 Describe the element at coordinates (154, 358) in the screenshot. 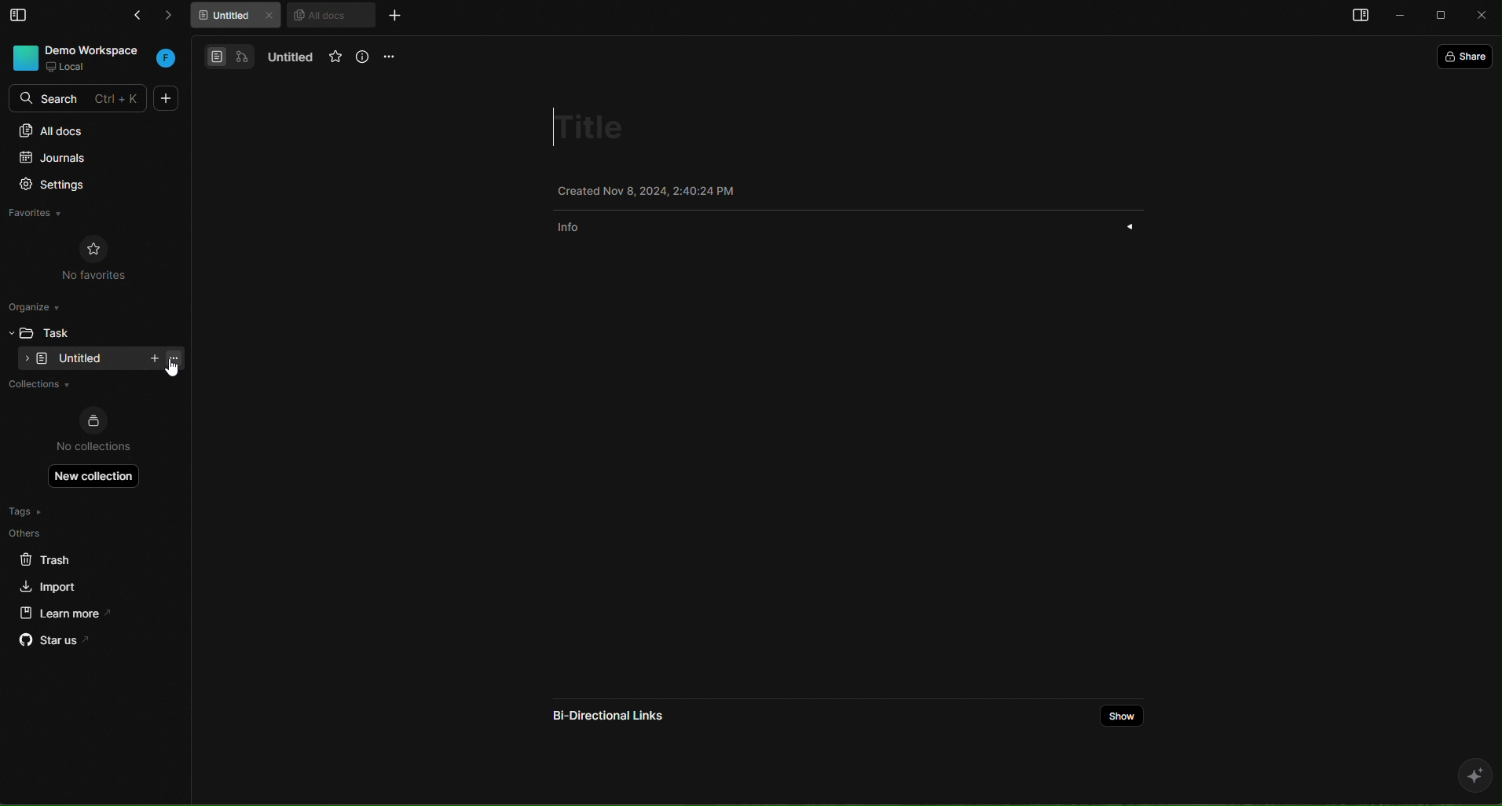

I see `new task` at that location.